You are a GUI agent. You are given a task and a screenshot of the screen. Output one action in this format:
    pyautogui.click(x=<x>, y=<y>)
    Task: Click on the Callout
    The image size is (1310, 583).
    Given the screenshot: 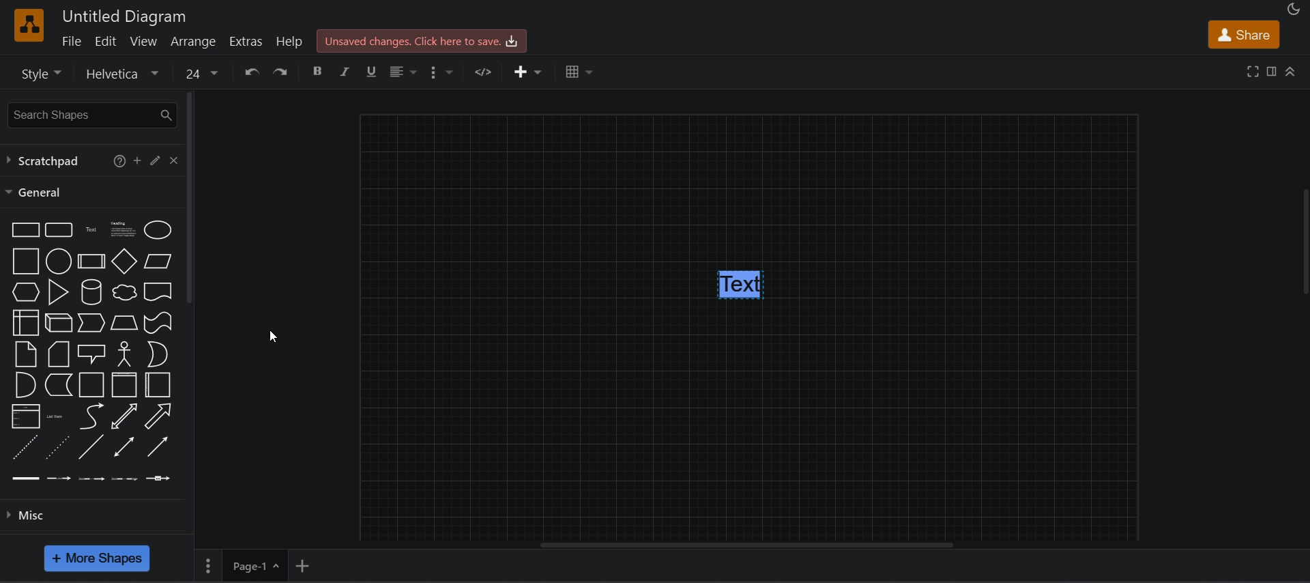 What is the action you would take?
    pyautogui.click(x=91, y=354)
    